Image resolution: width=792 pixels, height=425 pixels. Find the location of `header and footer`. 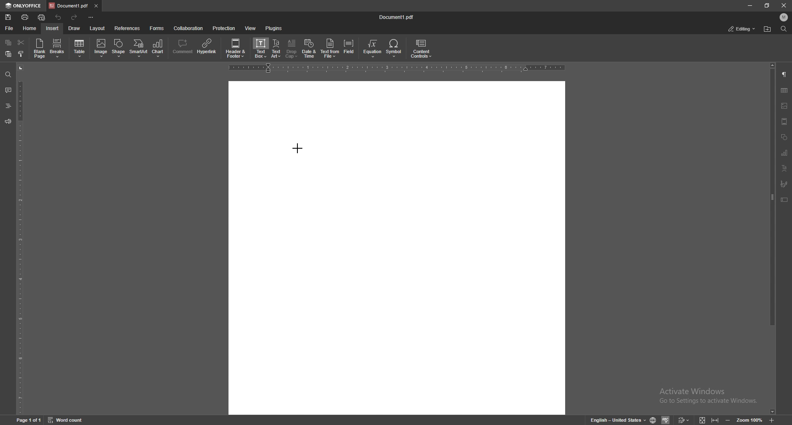

header and footer is located at coordinates (784, 121).